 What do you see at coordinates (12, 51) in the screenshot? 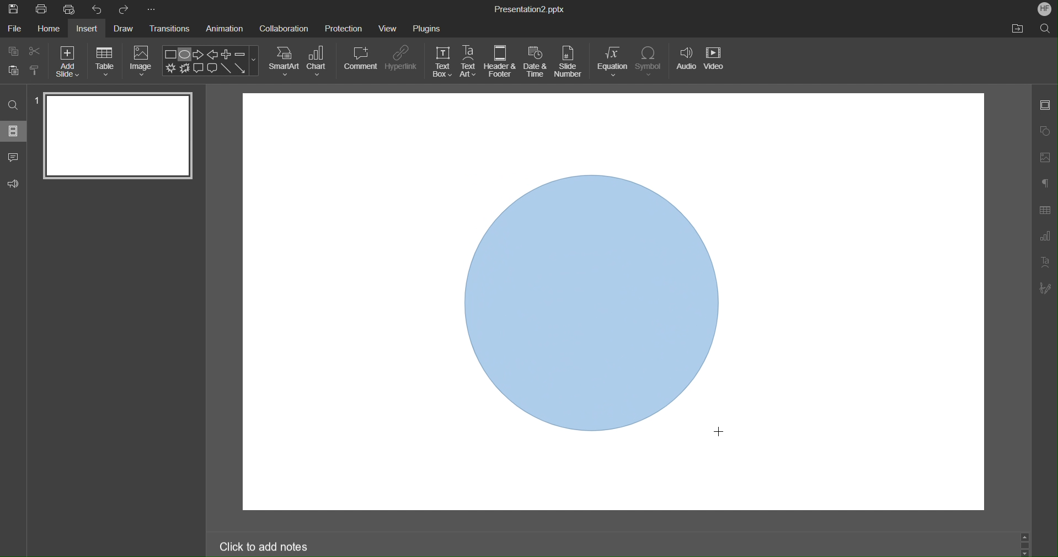
I see `Copy` at bounding box center [12, 51].